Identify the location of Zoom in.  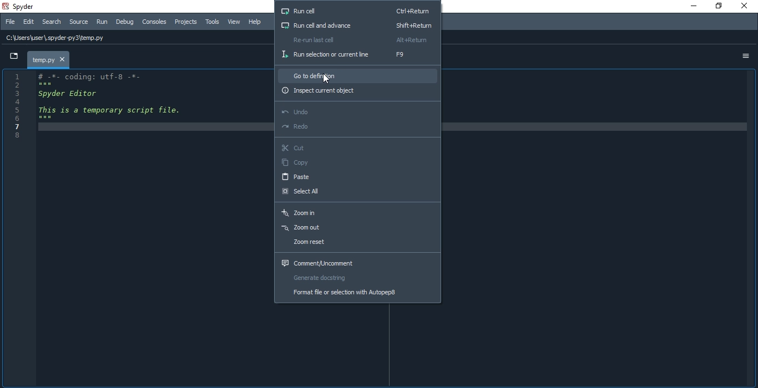
(359, 213).